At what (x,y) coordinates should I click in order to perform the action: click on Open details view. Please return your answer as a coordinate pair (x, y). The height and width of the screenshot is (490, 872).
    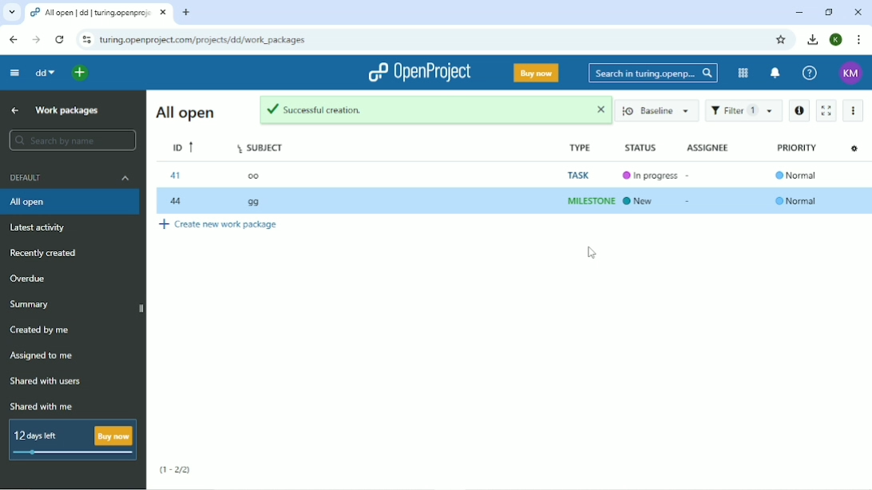
    Looking at the image, I should click on (799, 110).